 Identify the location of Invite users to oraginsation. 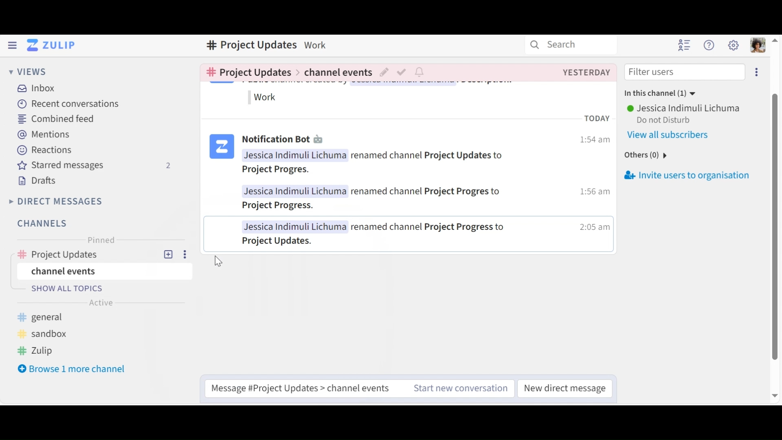
(696, 174).